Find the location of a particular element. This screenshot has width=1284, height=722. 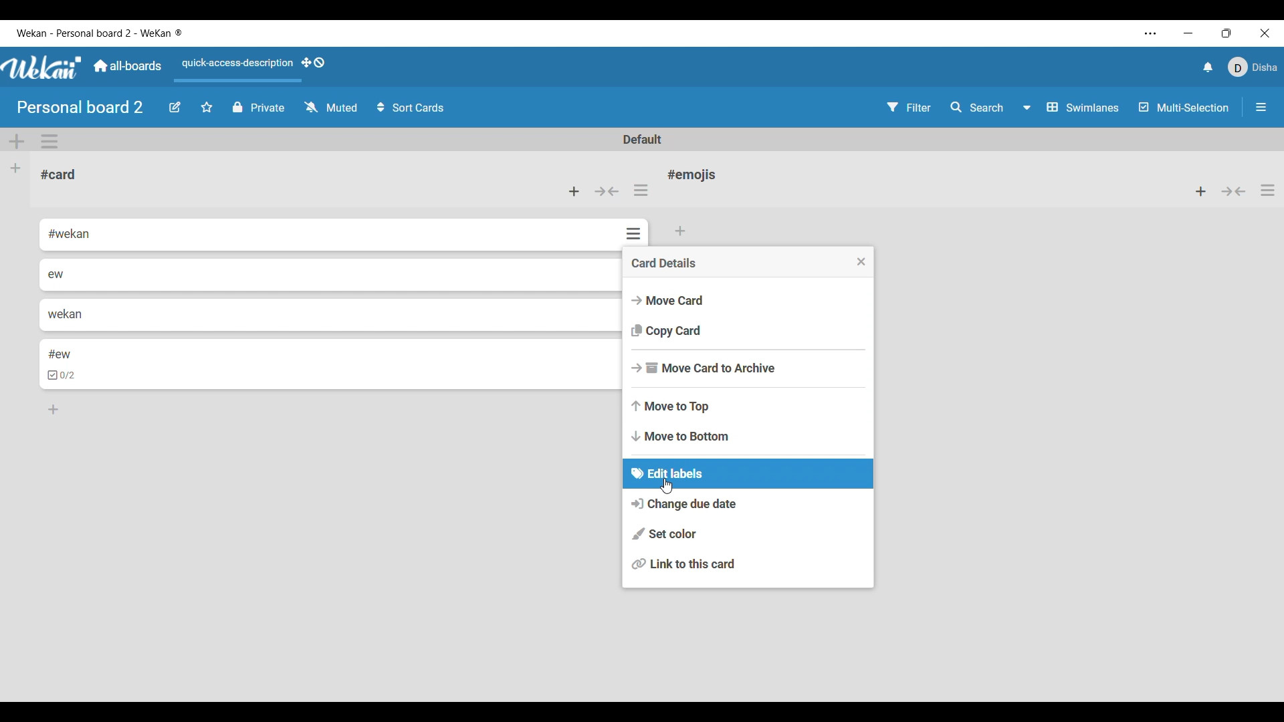

Click to star board is located at coordinates (207, 108).